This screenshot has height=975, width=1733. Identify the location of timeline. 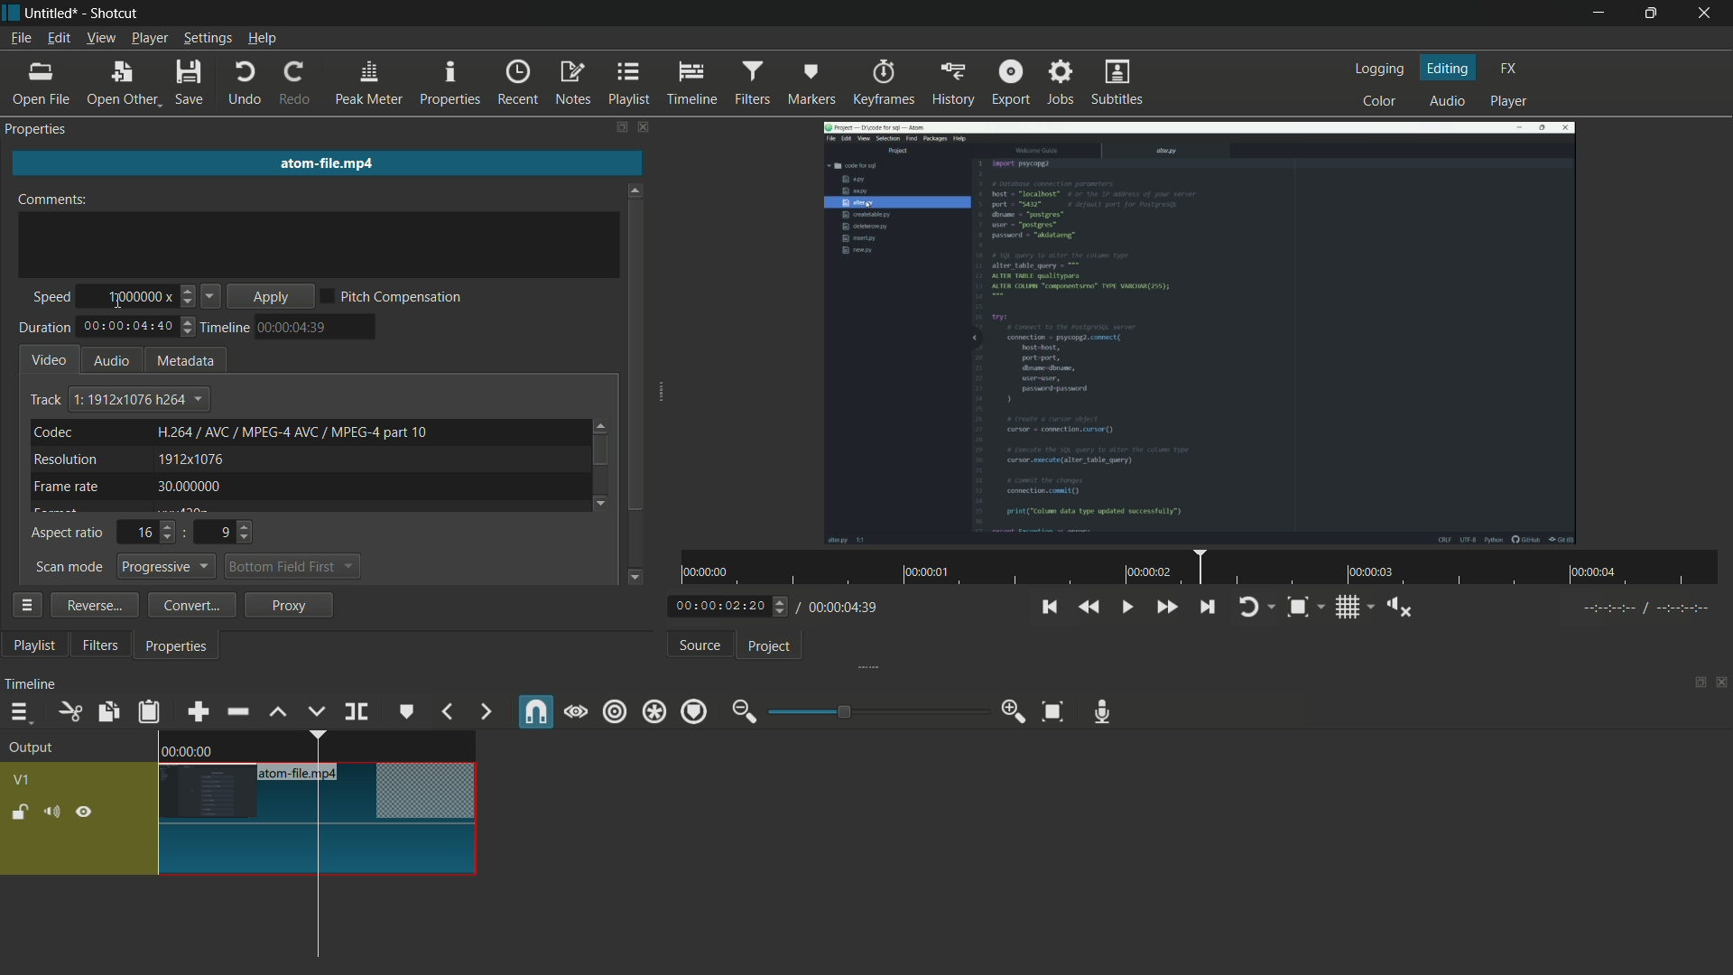
(223, 329).